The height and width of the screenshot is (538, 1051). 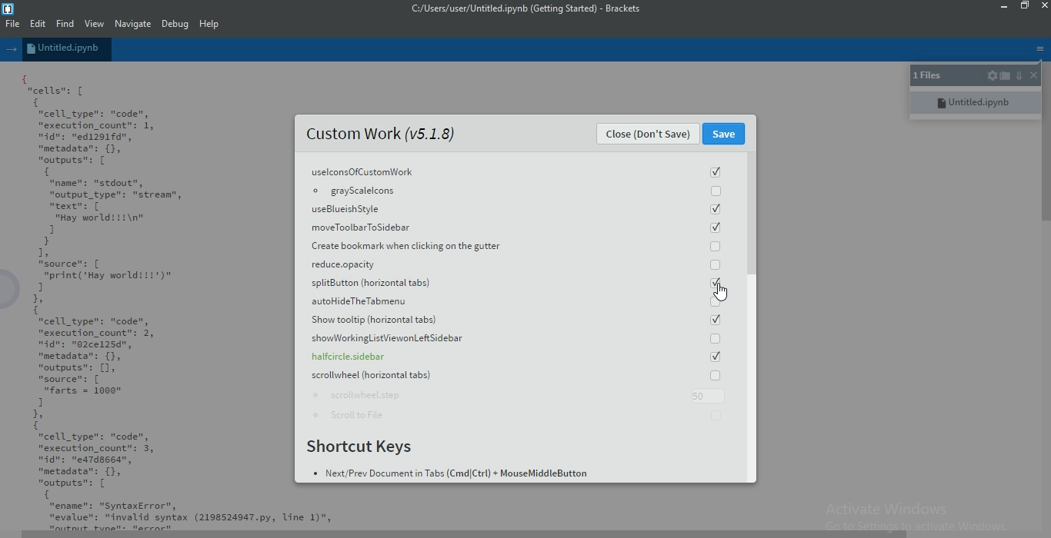 What do you see at coordinates (1038, 48) in the screenshot?
I see `menu` at bounding box center [1038, 48].